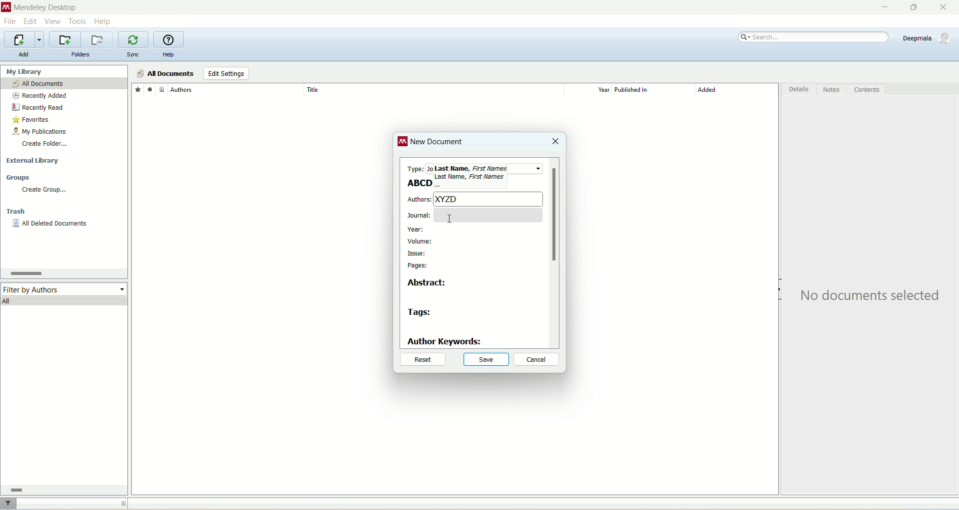 Image resolution: width=959 pixels, height=510 pixels. Describe the element at coordinates (168, 55) in the screenshot. I see `help` at that location.